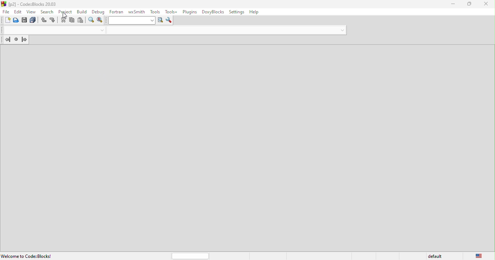 This screenshot has width=495, height=260. What do you see at coordinates (470, 4) in the screenshot?
I see `maximize` at bounding box center [470, 4].